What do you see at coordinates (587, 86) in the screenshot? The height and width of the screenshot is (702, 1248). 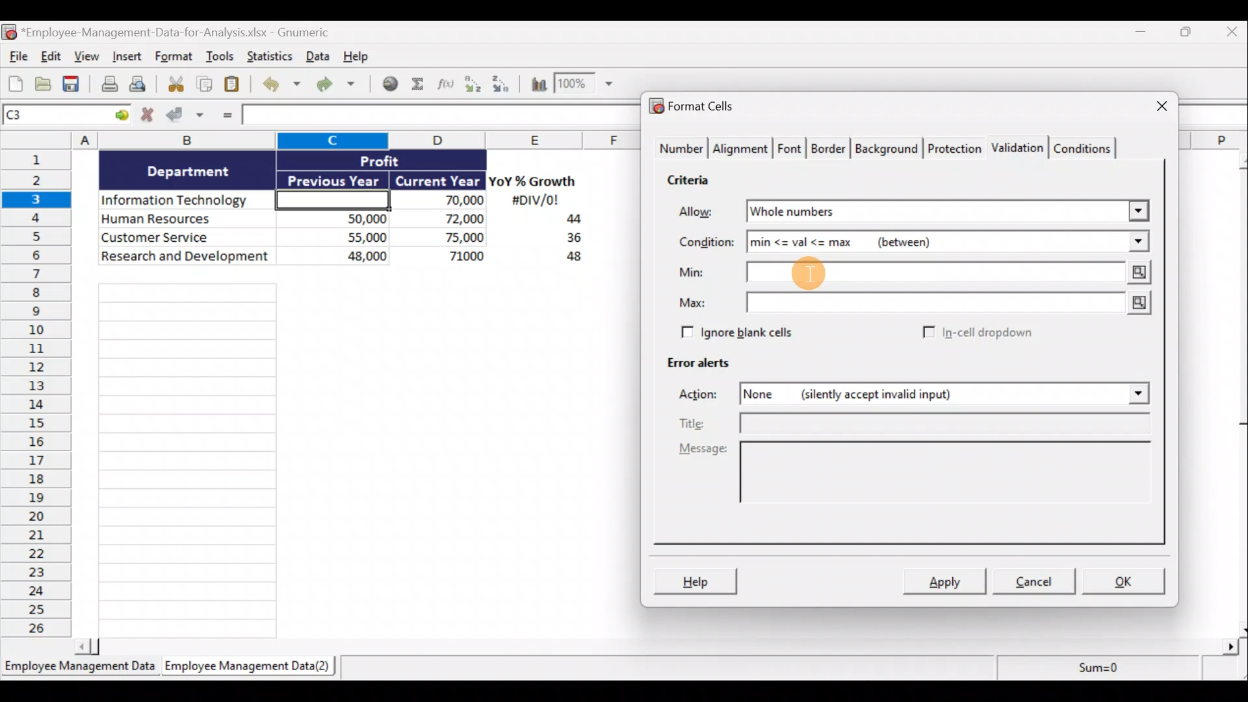 I see `Zoom` at bounding box center [587, 86].